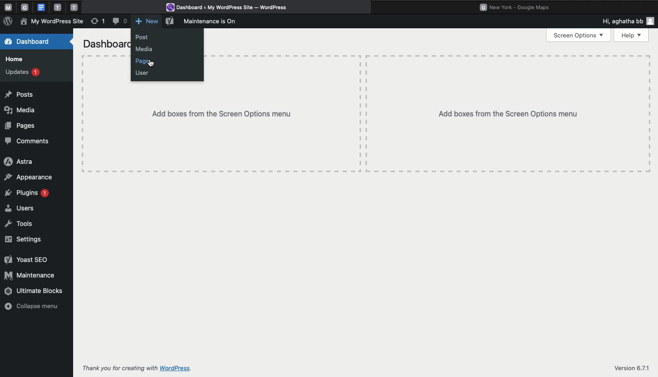 This screenshot has width=658, height=377. Describe the element at coordinates (35, 290) in the screenshot. I see `Ultimate blocks` at that location.